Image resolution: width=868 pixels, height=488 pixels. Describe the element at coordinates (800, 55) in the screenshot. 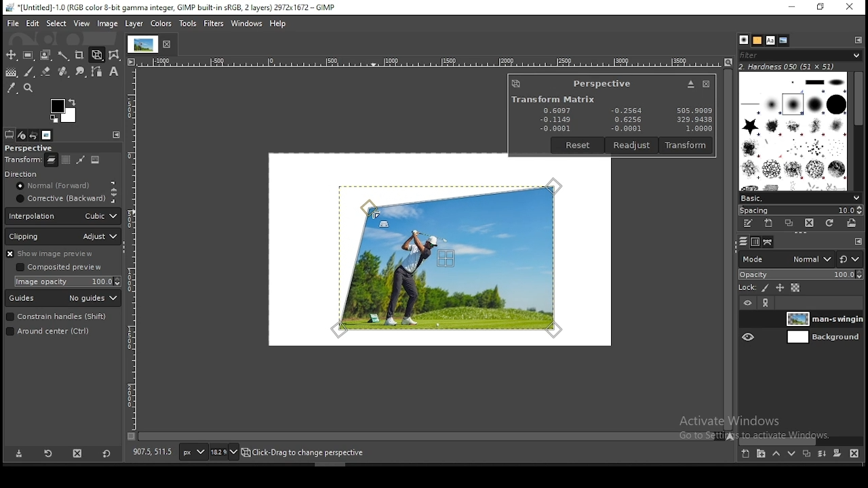

I see `brushes filter` at that location.